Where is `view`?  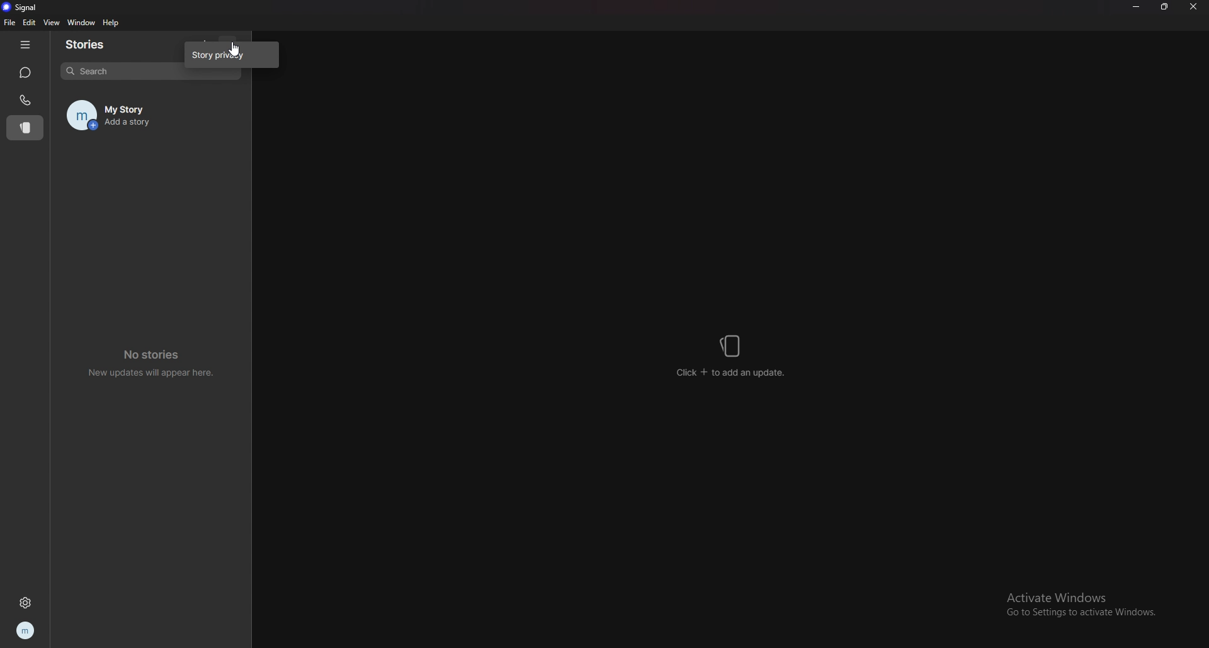
view is located at coordinates (50, 23).